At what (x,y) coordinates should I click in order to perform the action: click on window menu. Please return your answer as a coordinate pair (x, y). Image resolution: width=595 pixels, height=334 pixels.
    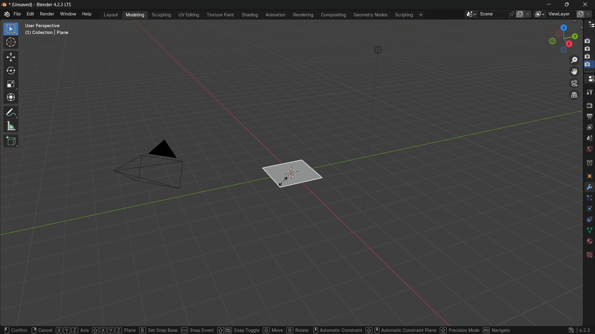
    Looking at the image, I should click on (68, 14).